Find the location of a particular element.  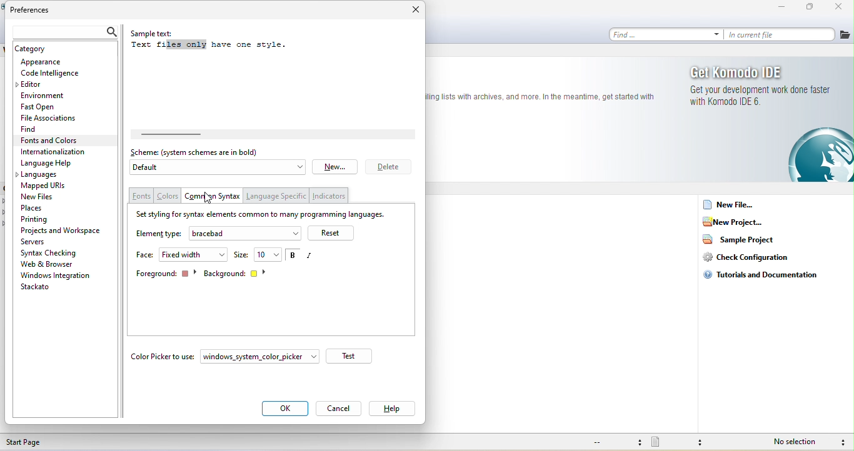

set styling for syntax elements common to many programming languages is located at coordinates (264, 214).